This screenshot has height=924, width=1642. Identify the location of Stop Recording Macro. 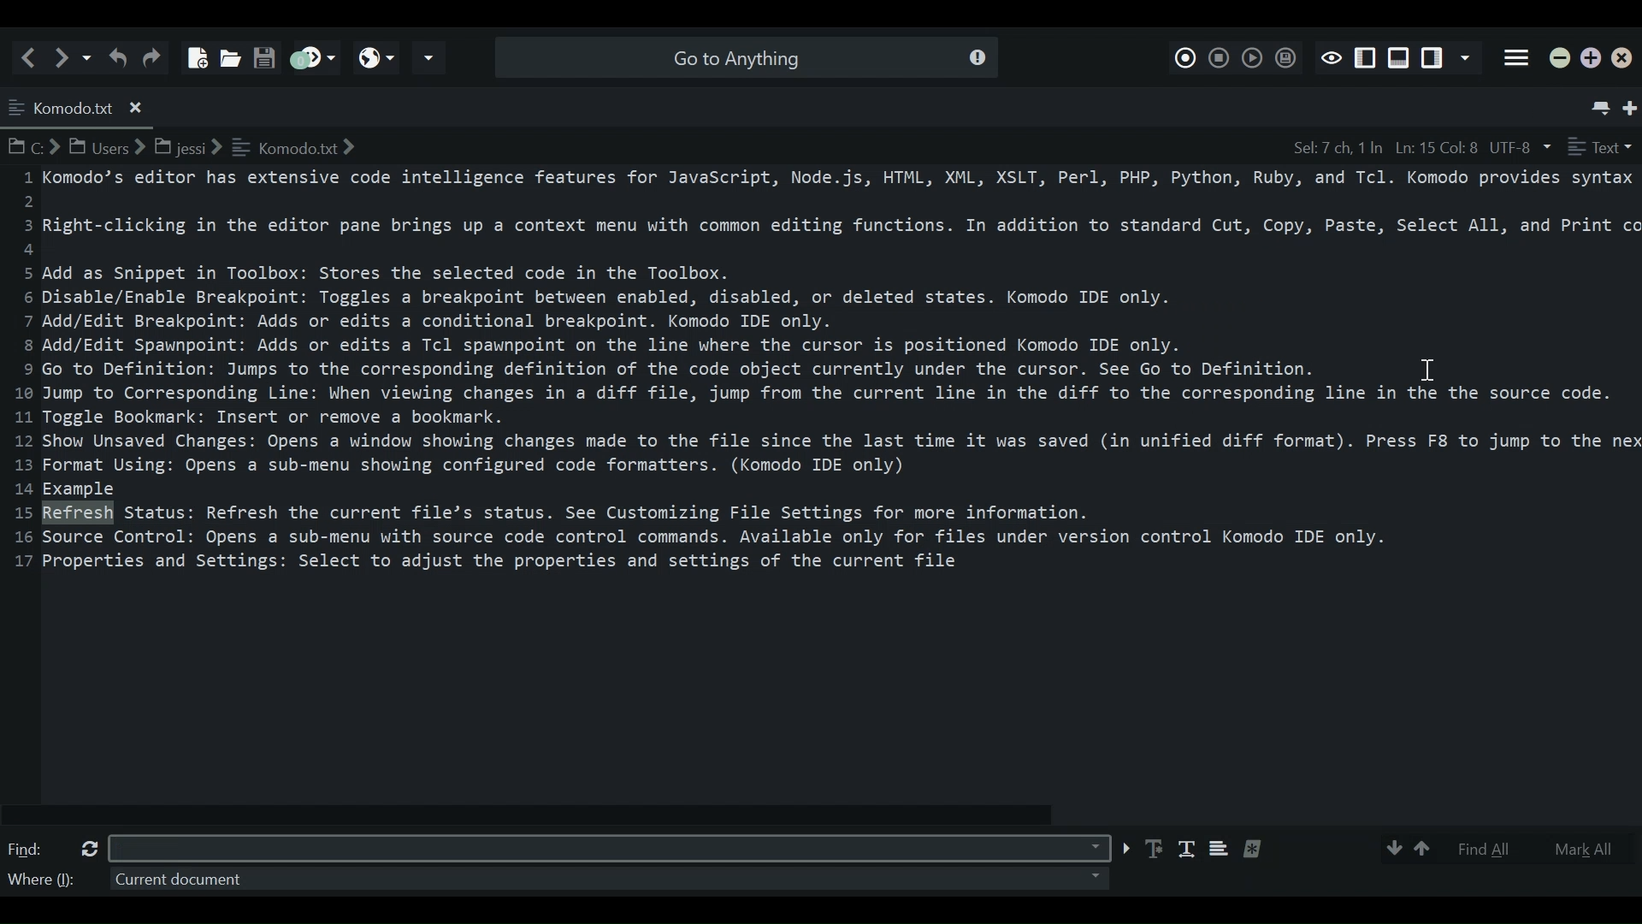
(1220, 56).